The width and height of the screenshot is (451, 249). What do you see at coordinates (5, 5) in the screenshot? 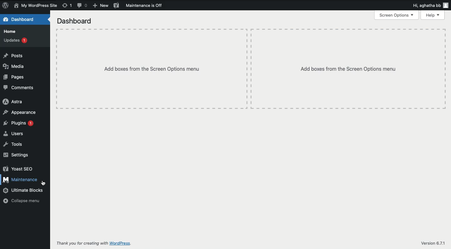
I see `Logo` at bounding box center [5, 5].